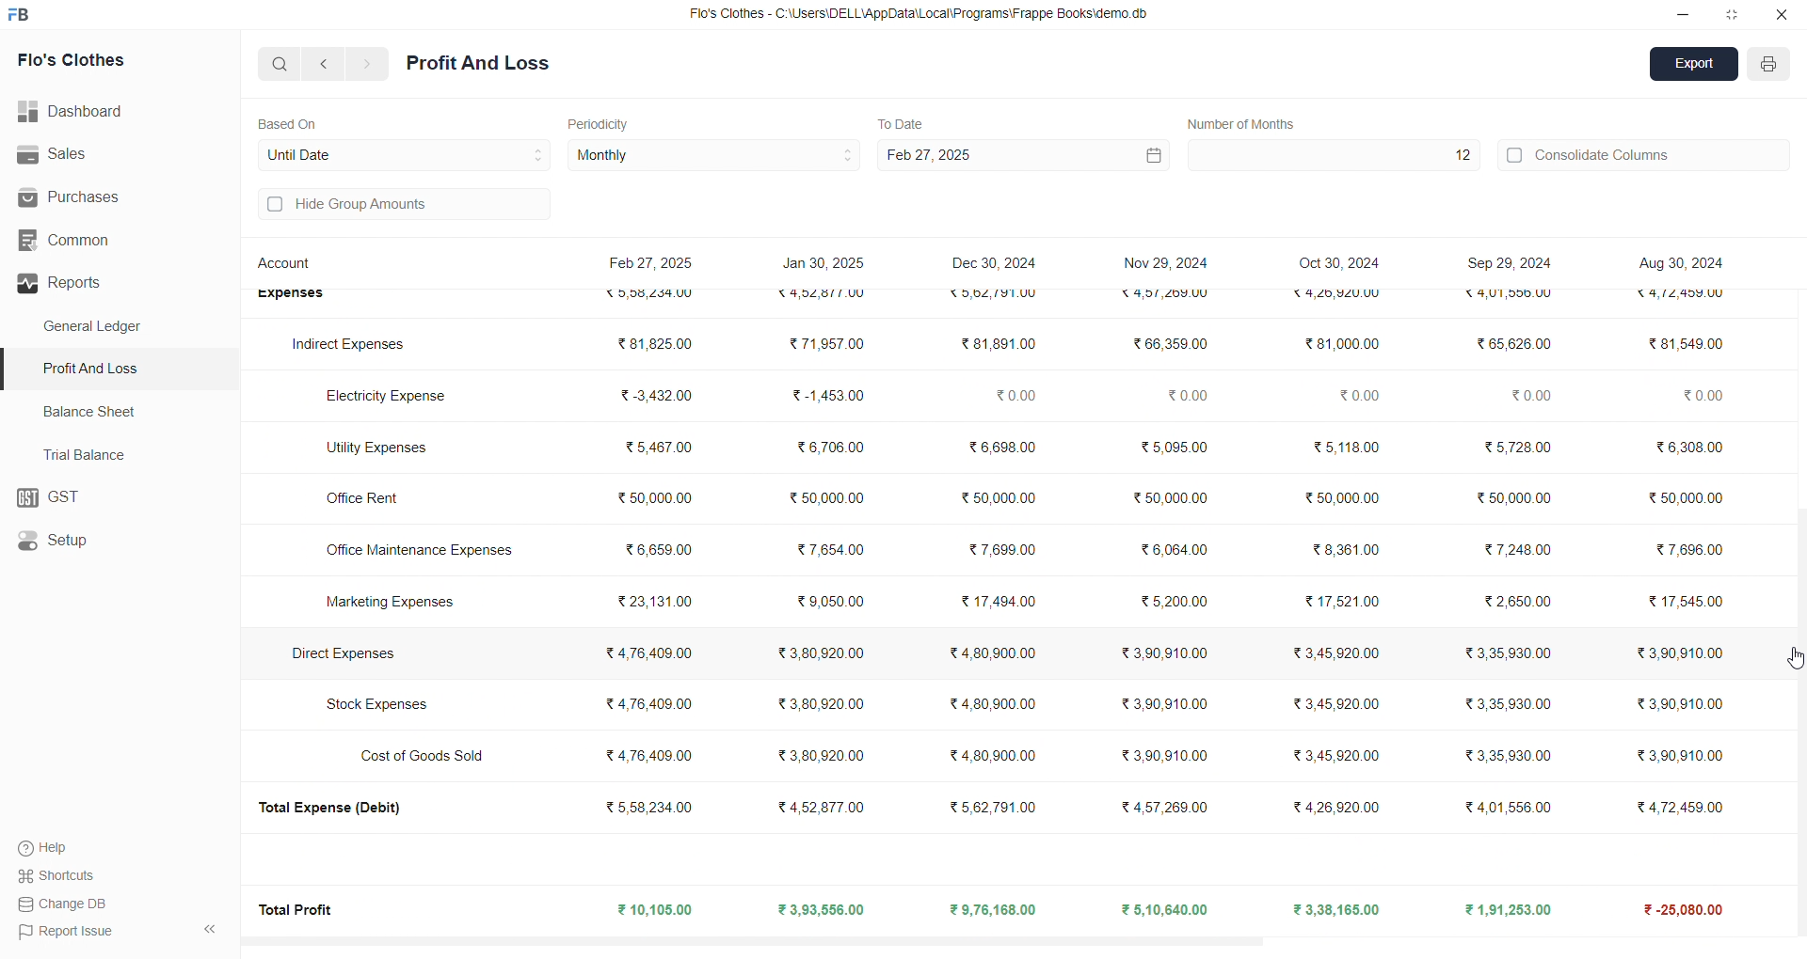 The height and width of the screenshot is (959, 1807). I want to click on ₹ 5,728.00, so click(1512, 446).